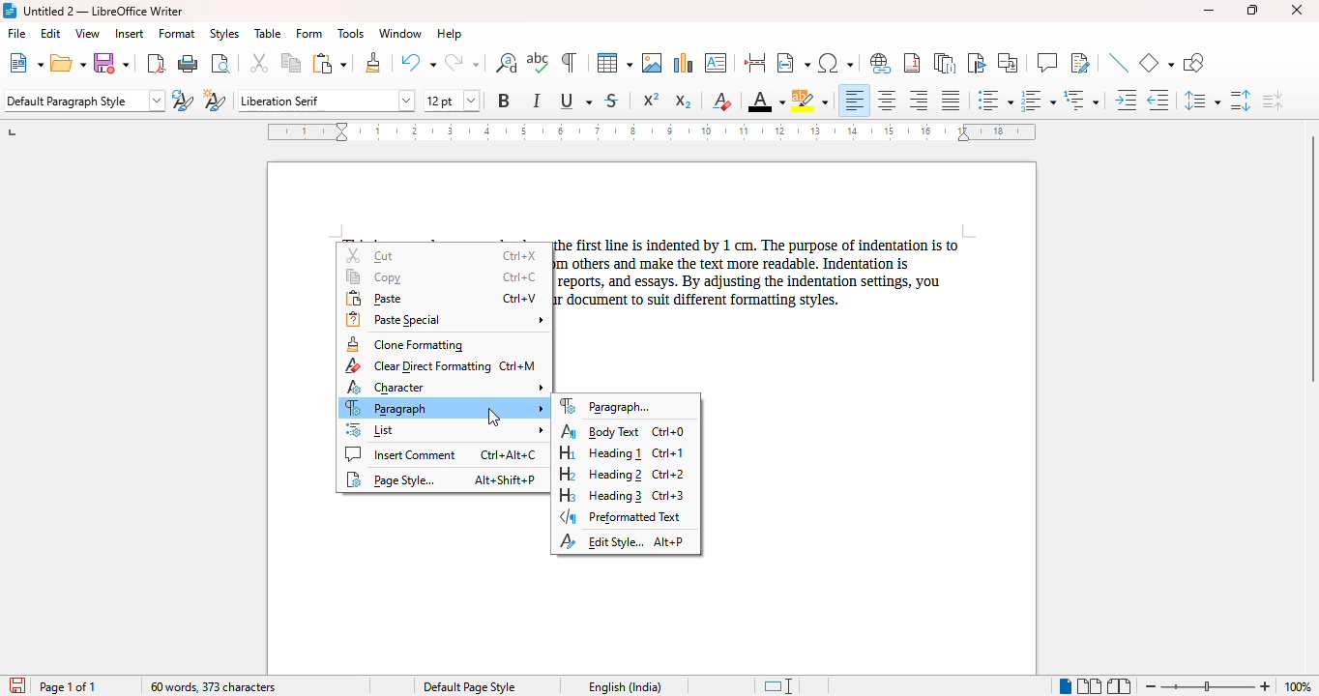 The width and height of the screenshot is (1319, 696). I want to click on multi-page view, so click(1090, 685).